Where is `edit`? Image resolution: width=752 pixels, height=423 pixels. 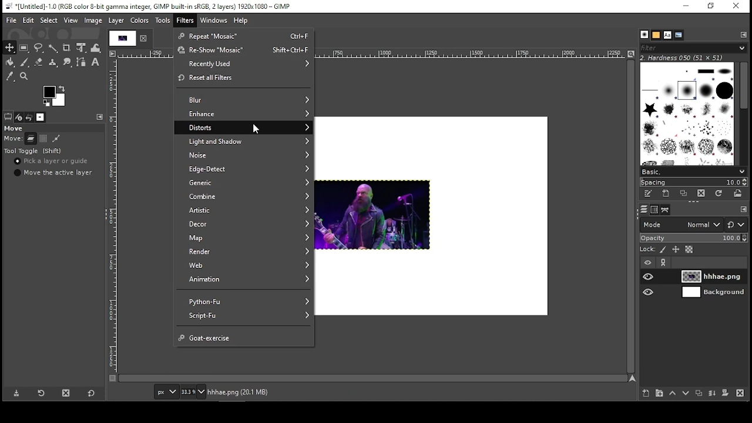 edit is located at coordinates (28, 20).